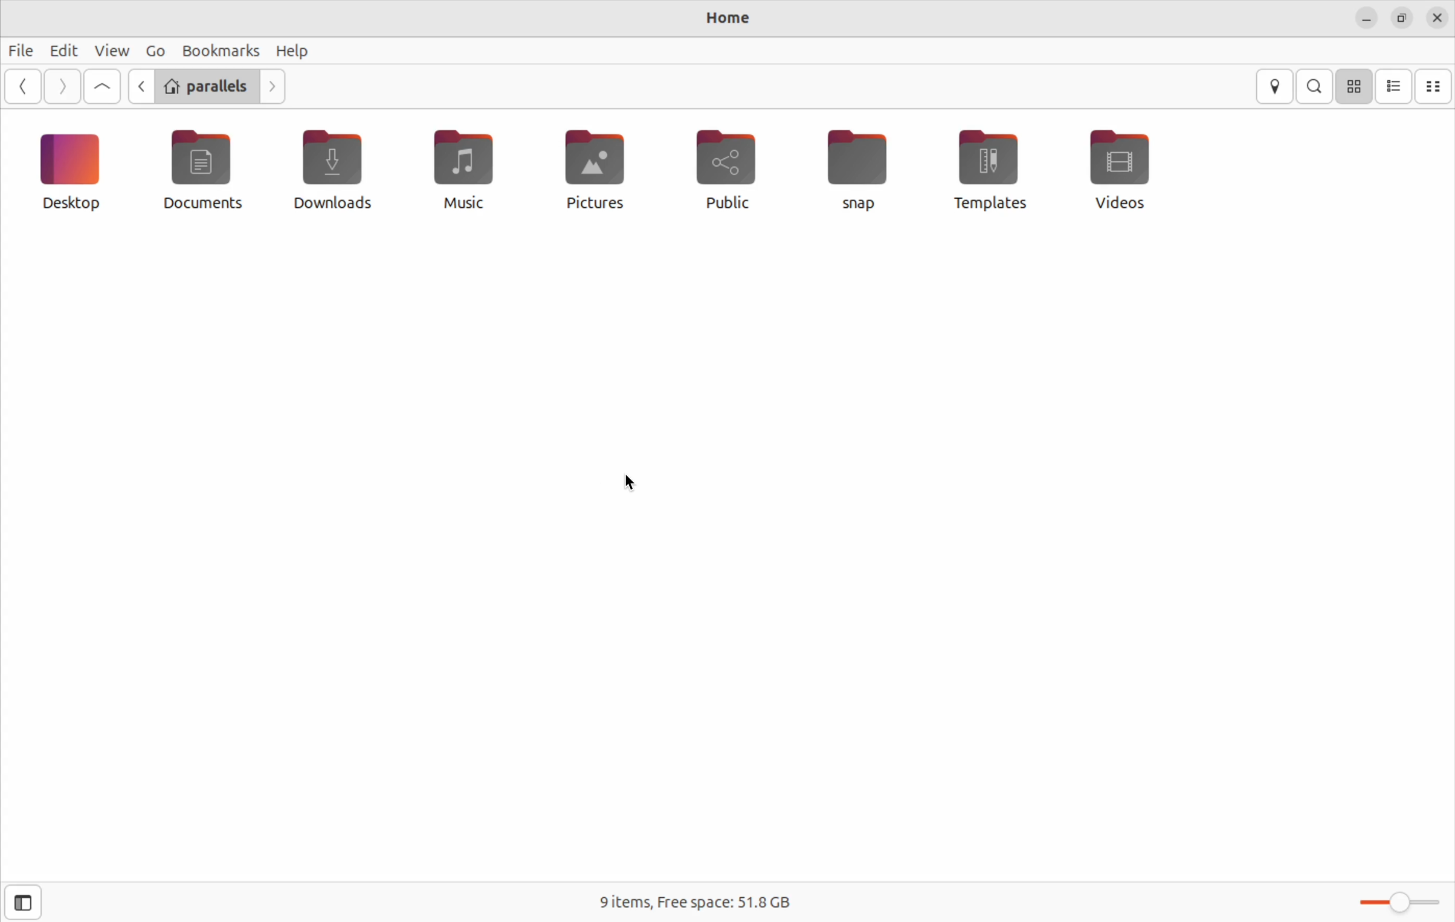  What do you see at coordinates (140, 86) in the screenshot?
I see `previous` at bounding box center [140, 86].